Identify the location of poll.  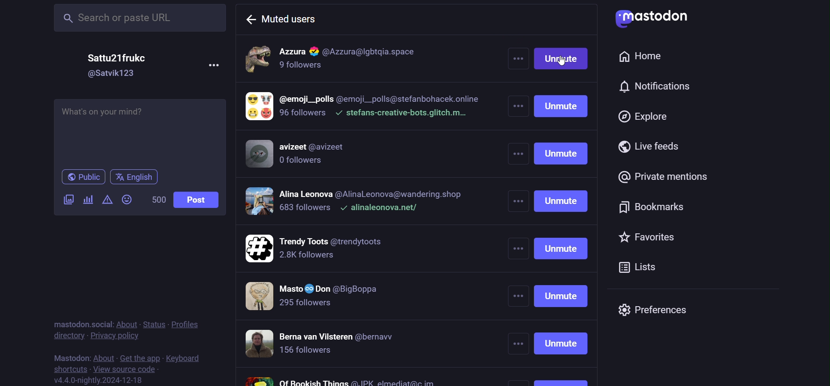
(89, 199).